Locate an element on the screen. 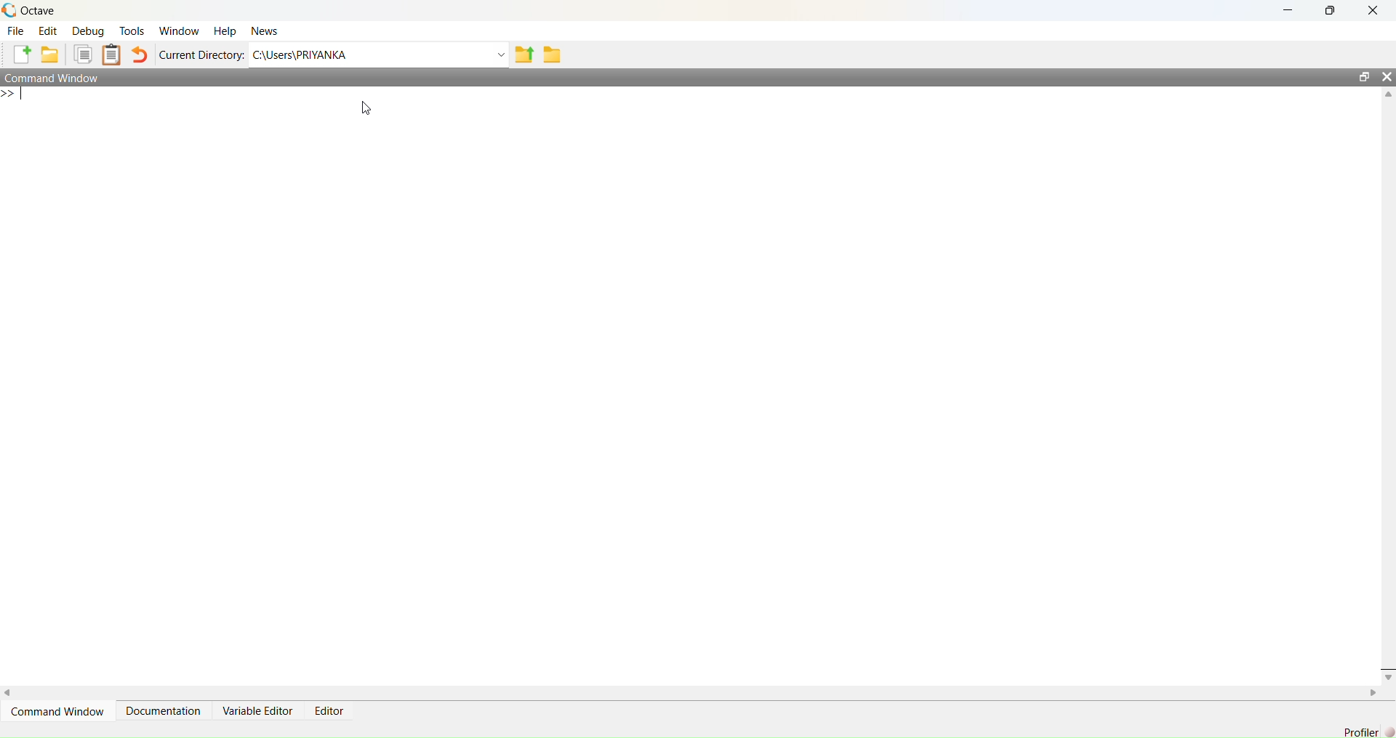  Minimize is located at coordinates (1291, 12).